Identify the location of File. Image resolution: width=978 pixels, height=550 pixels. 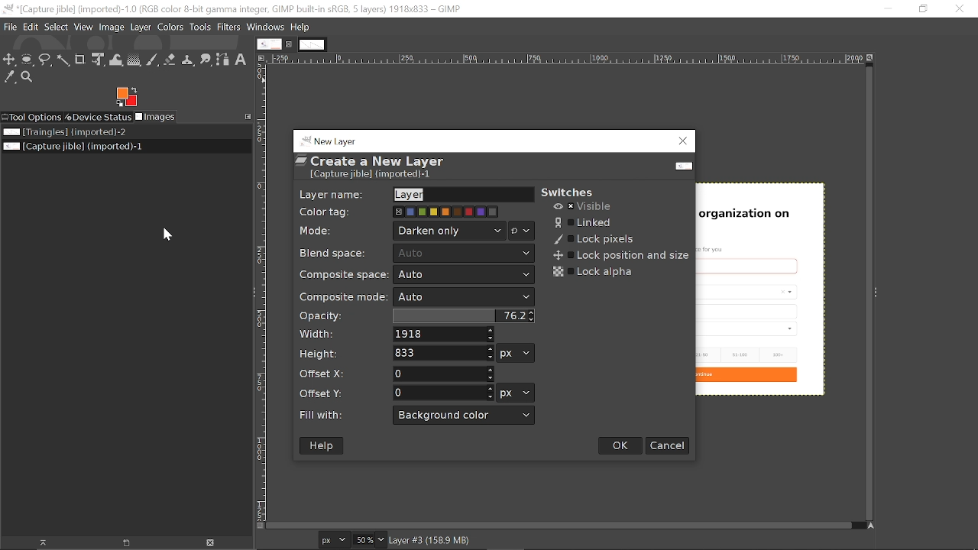
(8, 26).